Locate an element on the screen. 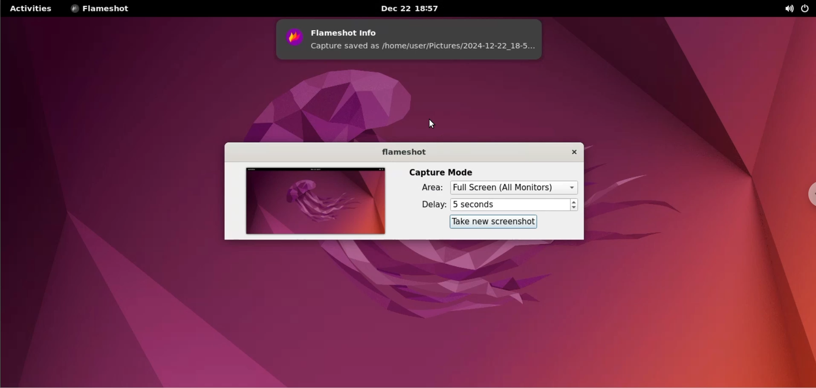  chrome options is located at coordinates (807, 195).